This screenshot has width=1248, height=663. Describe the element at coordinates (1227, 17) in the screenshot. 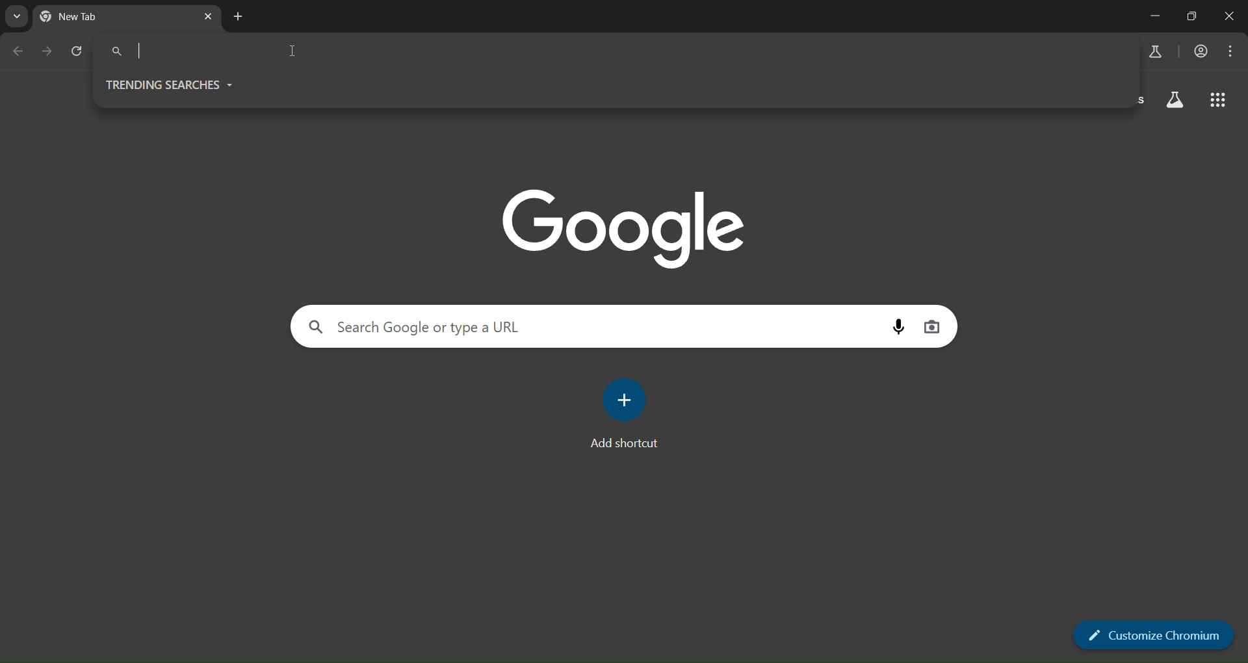

I see `close` at that location.